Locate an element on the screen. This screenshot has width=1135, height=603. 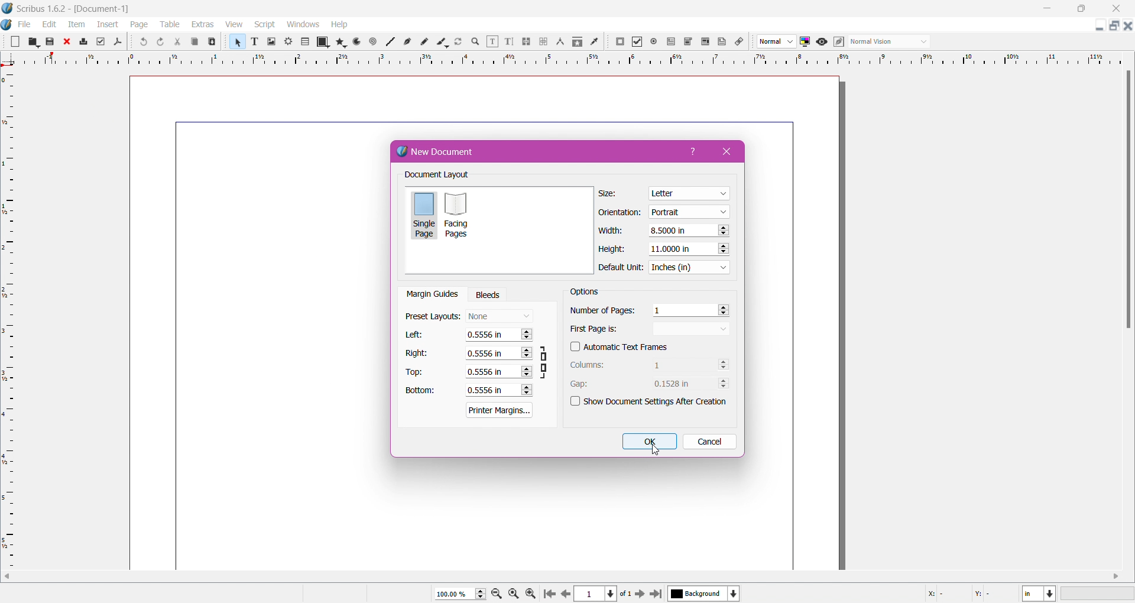
drop down is located at coordinates (771, 41).